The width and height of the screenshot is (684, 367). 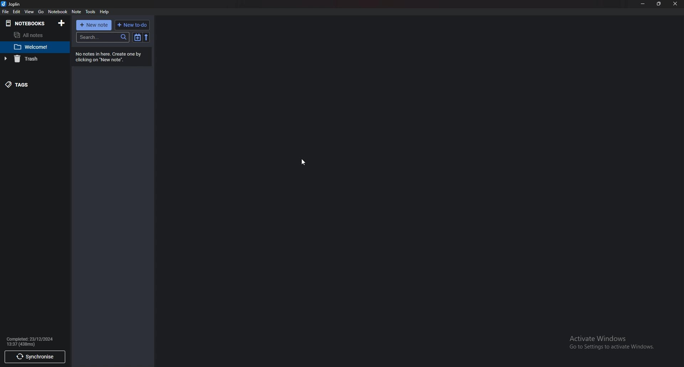 I want to click on Toggle sort order, so click(x=137, y=37).